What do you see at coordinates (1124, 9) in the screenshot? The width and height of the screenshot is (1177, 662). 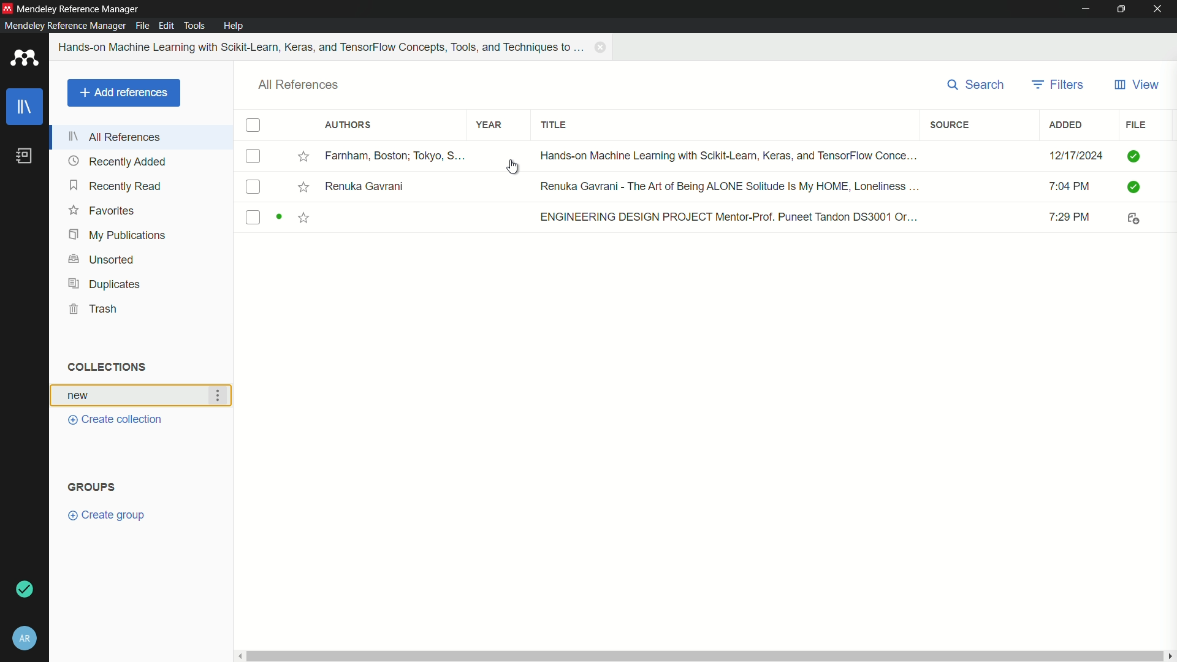 I see `maximize` at bounding box center [1124, 9].